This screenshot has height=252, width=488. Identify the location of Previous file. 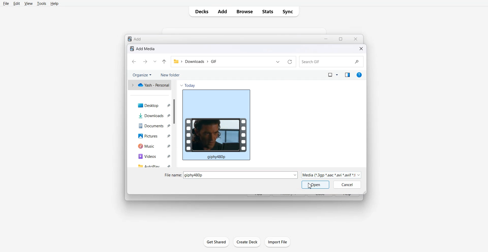
(277, 62).